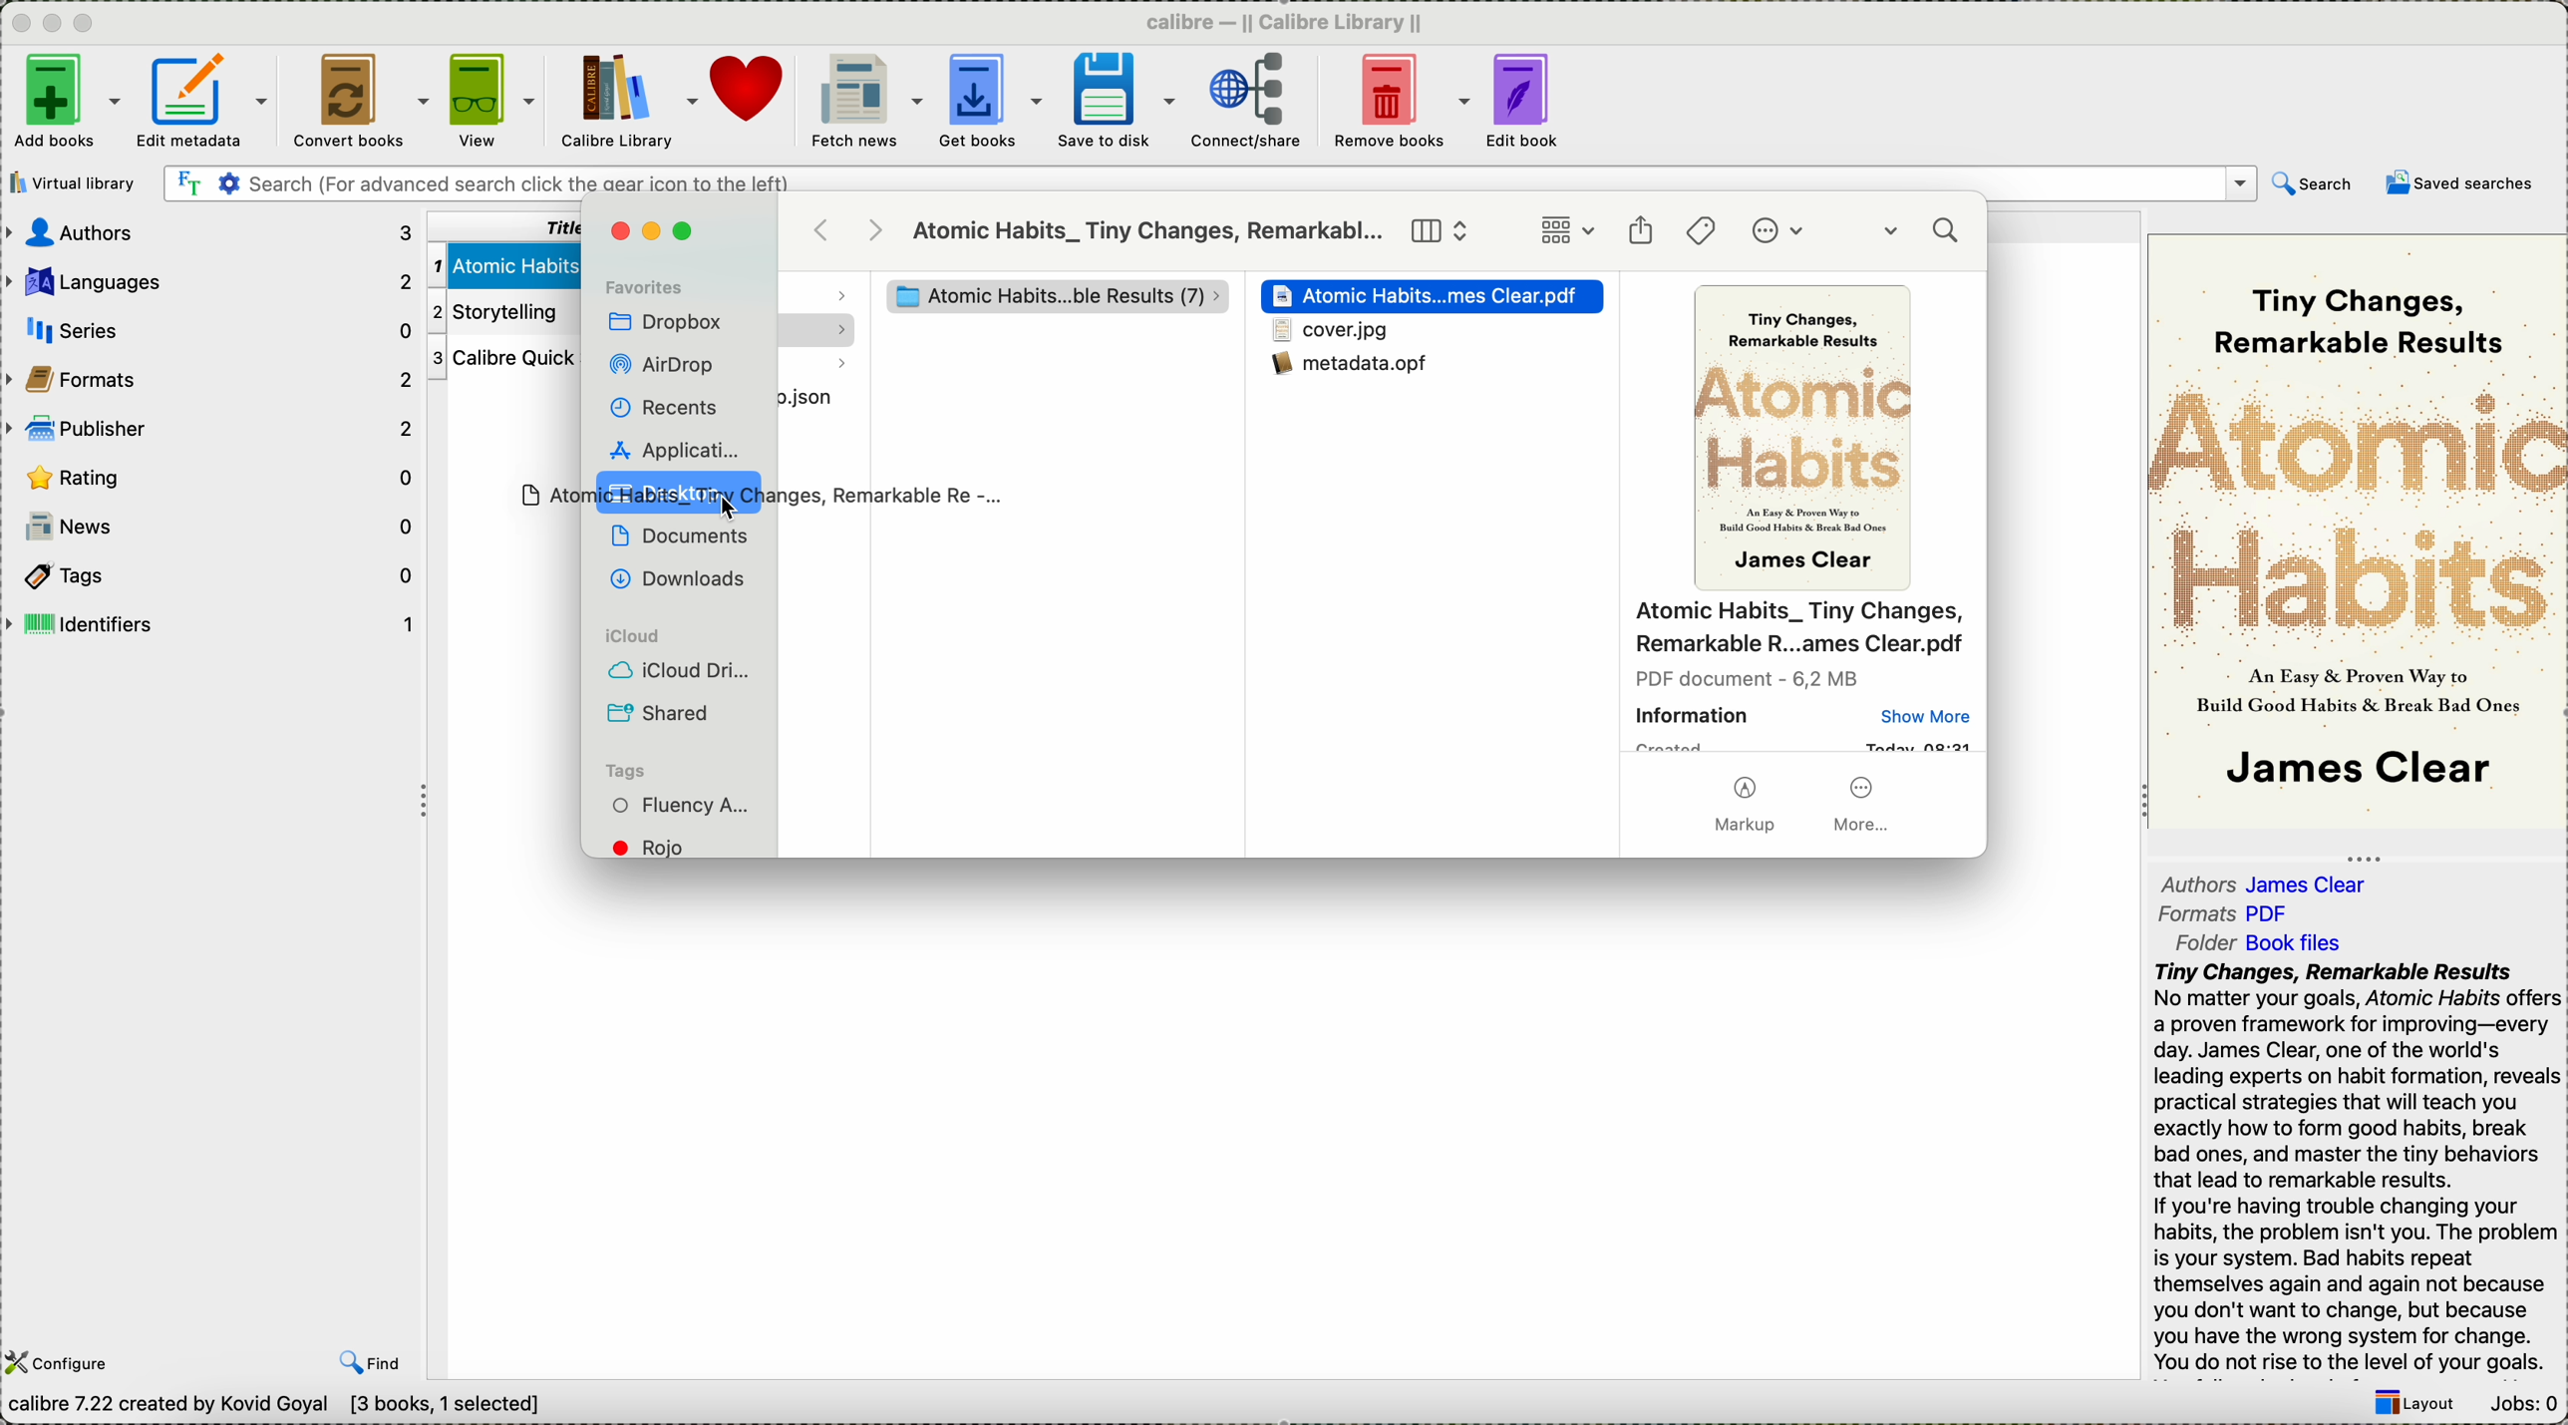  What do you see at coordinates (1293, 21) in the screenshot?
I see `Calibre` at bounding box center [1293, 21].